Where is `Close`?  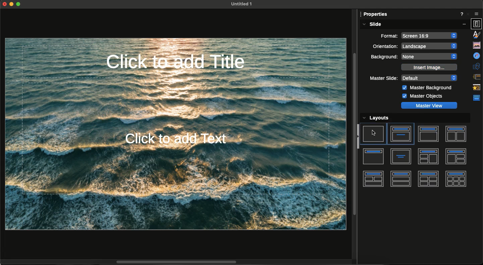
Close is located at coordinates (469, 14).